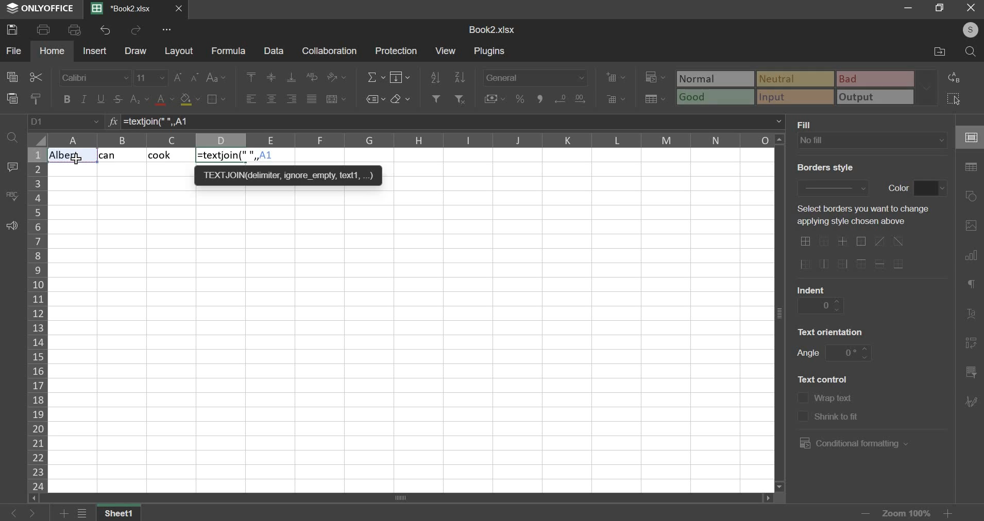 This screenshot has height=521, width=984. Describe the element at coordinates (898, 187) in the screenshot. I see `text` at that location.